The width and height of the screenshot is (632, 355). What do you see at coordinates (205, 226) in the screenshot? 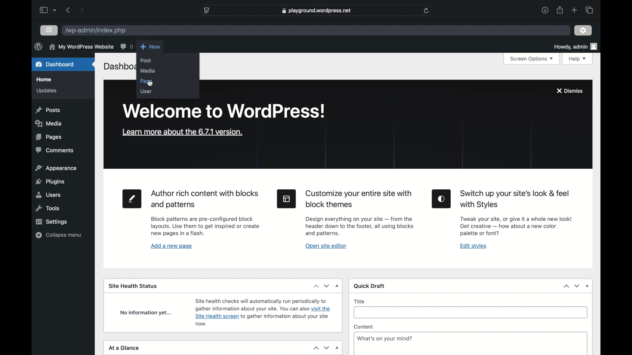
I see `page tool information` at bounding box center [205, 226].